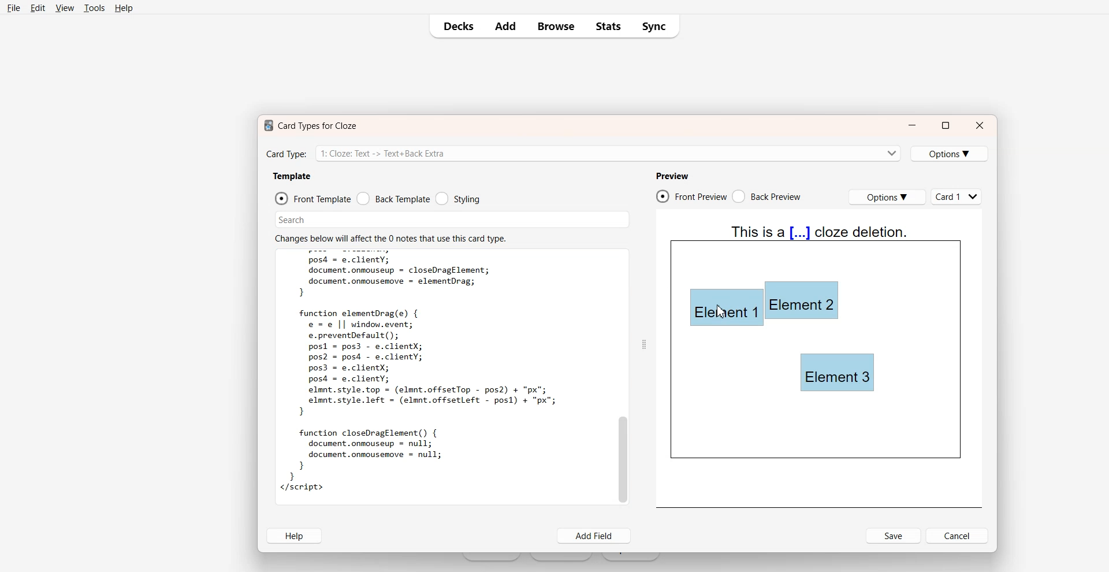  What do you see at coordinates (608, 27) in the screenshot?
I see `Stats` at bounding box center [608, 27].